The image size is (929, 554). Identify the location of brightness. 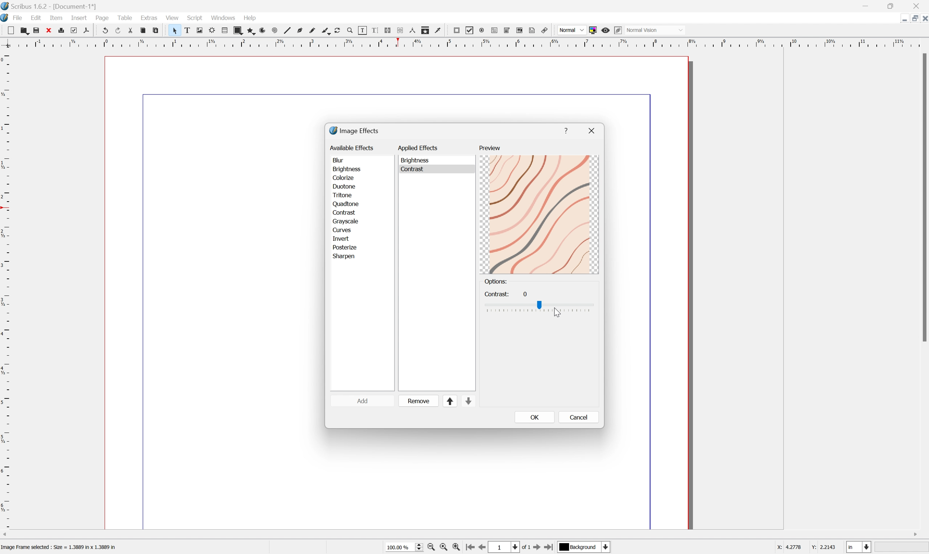
(417, 160).